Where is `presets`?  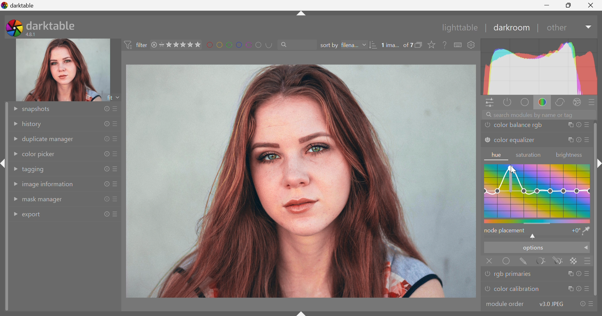 presets is located at coordinates (589, 290).